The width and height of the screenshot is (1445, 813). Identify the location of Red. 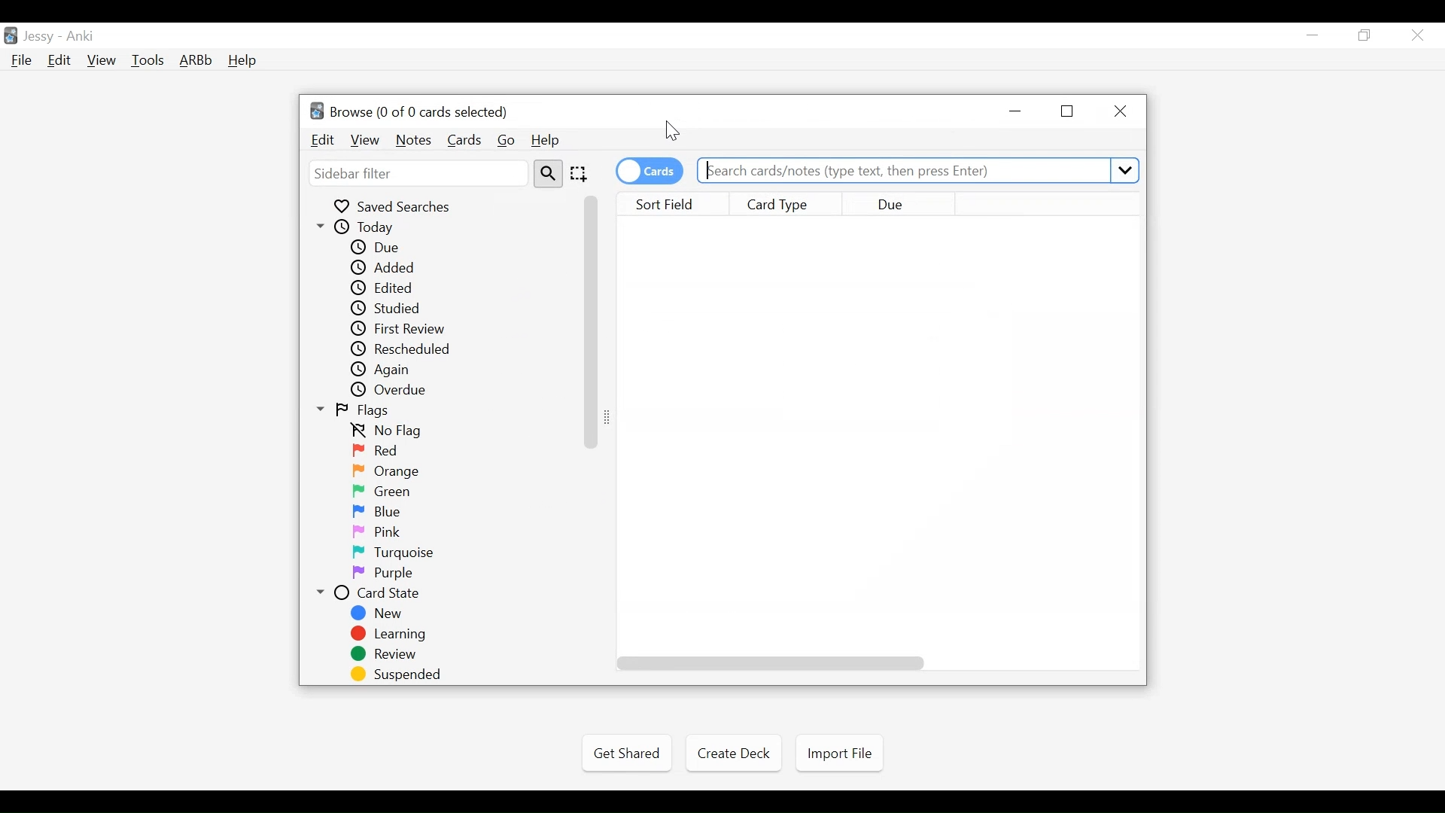
(380, 451).